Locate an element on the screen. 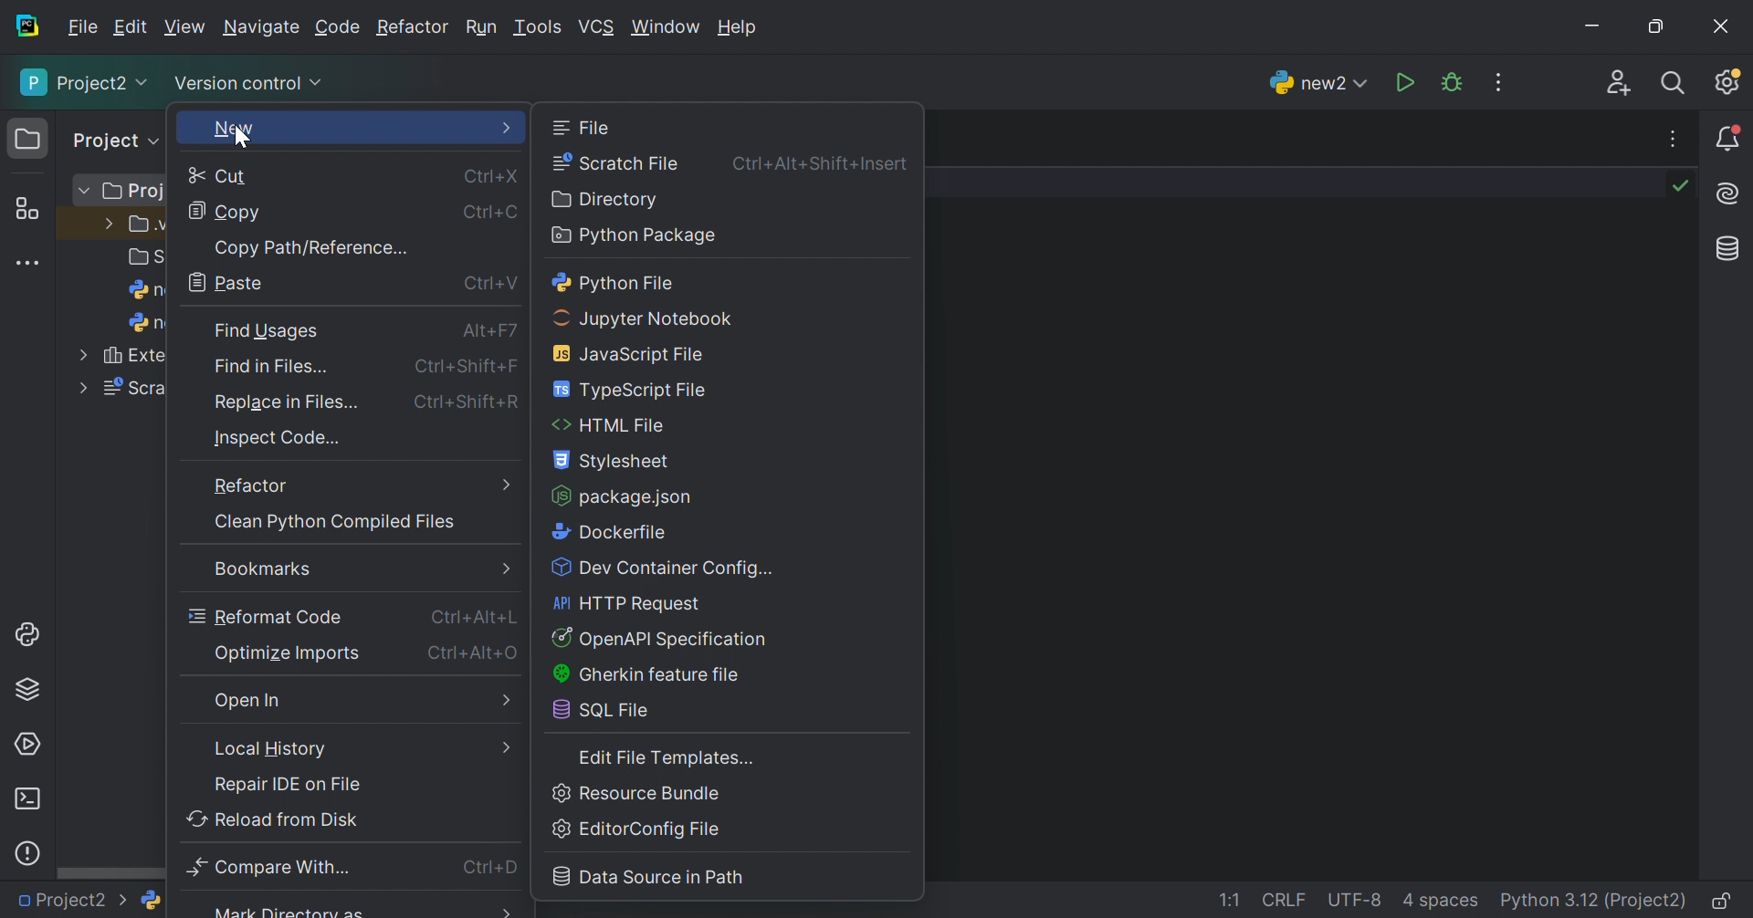 The height and width of the screenshot is (918, 1753). No problems found is located at coordinates (1680, 185).